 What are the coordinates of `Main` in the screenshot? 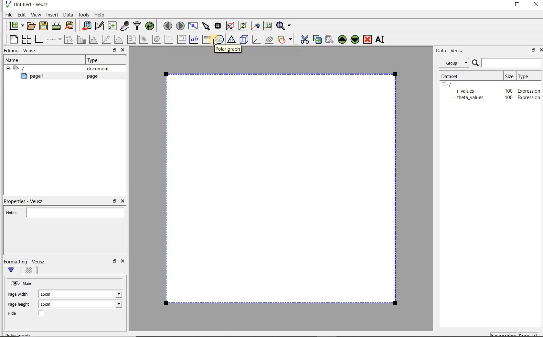 It's located at (28, 283).